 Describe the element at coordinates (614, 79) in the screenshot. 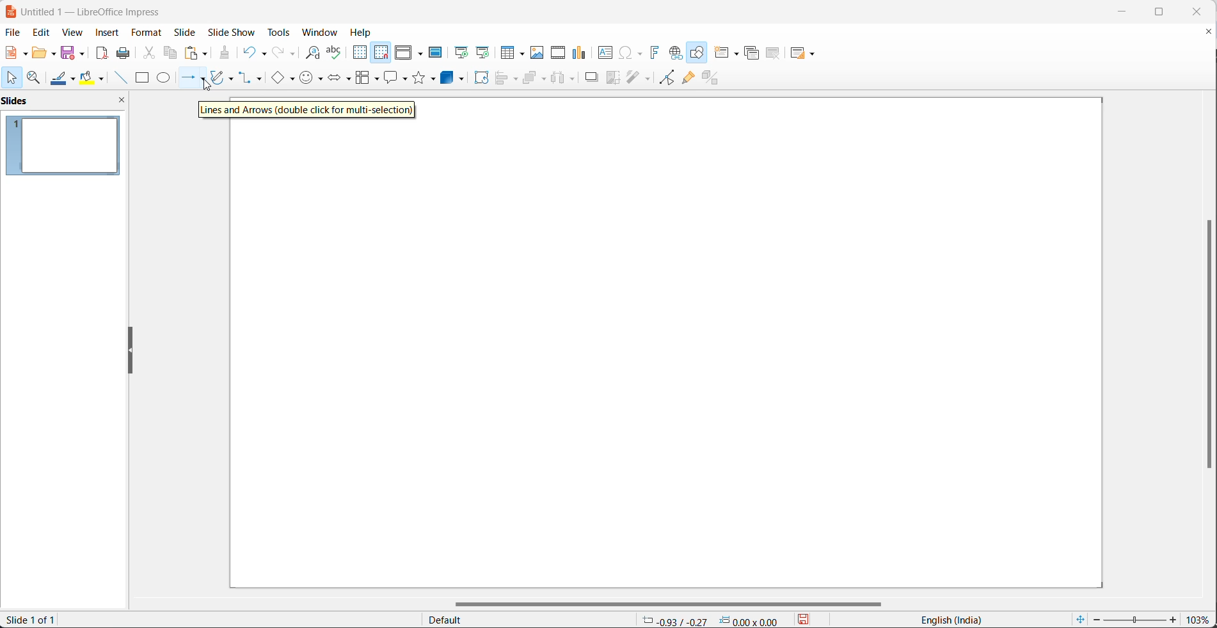

I see `crop image` at that location.